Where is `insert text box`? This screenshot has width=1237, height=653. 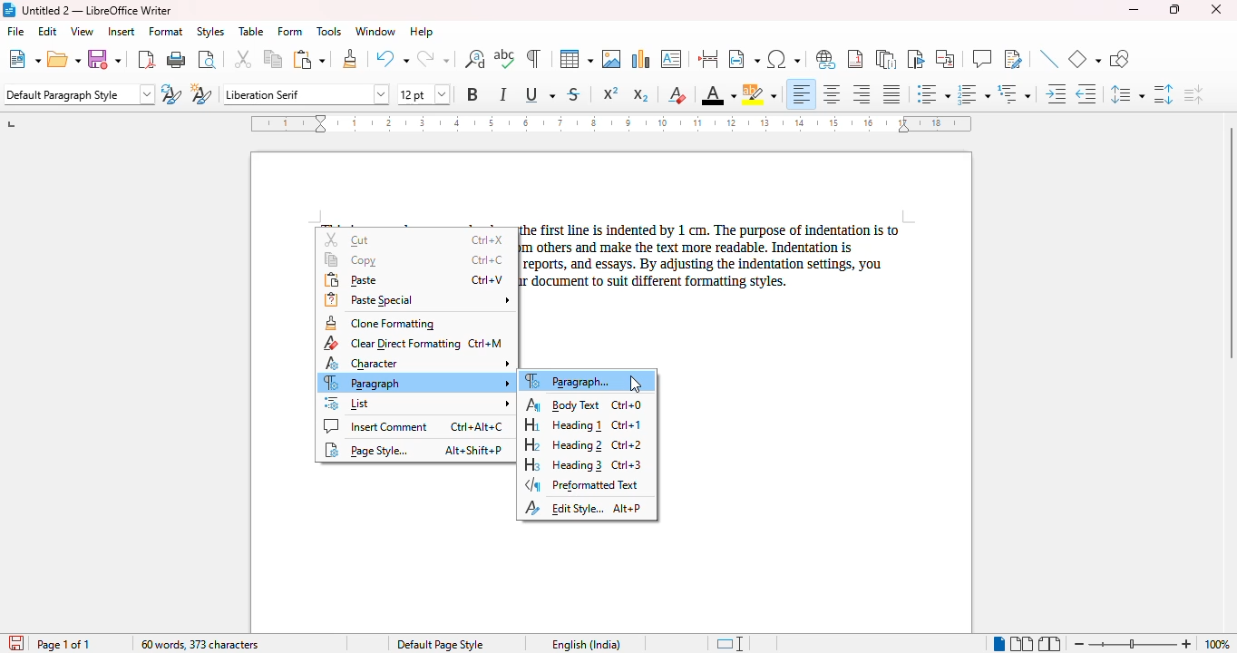
insert text box is located at coordinates (673, 59).